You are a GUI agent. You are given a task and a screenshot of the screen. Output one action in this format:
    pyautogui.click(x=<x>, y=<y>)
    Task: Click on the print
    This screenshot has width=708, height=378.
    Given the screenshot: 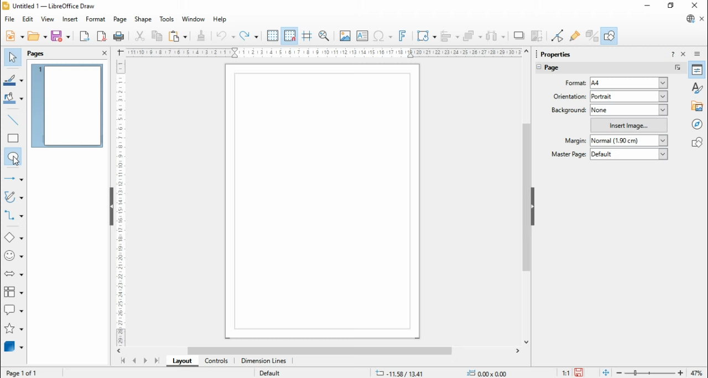 What is the action you would take?
    pyautogui.click(x=118, y=36)
    